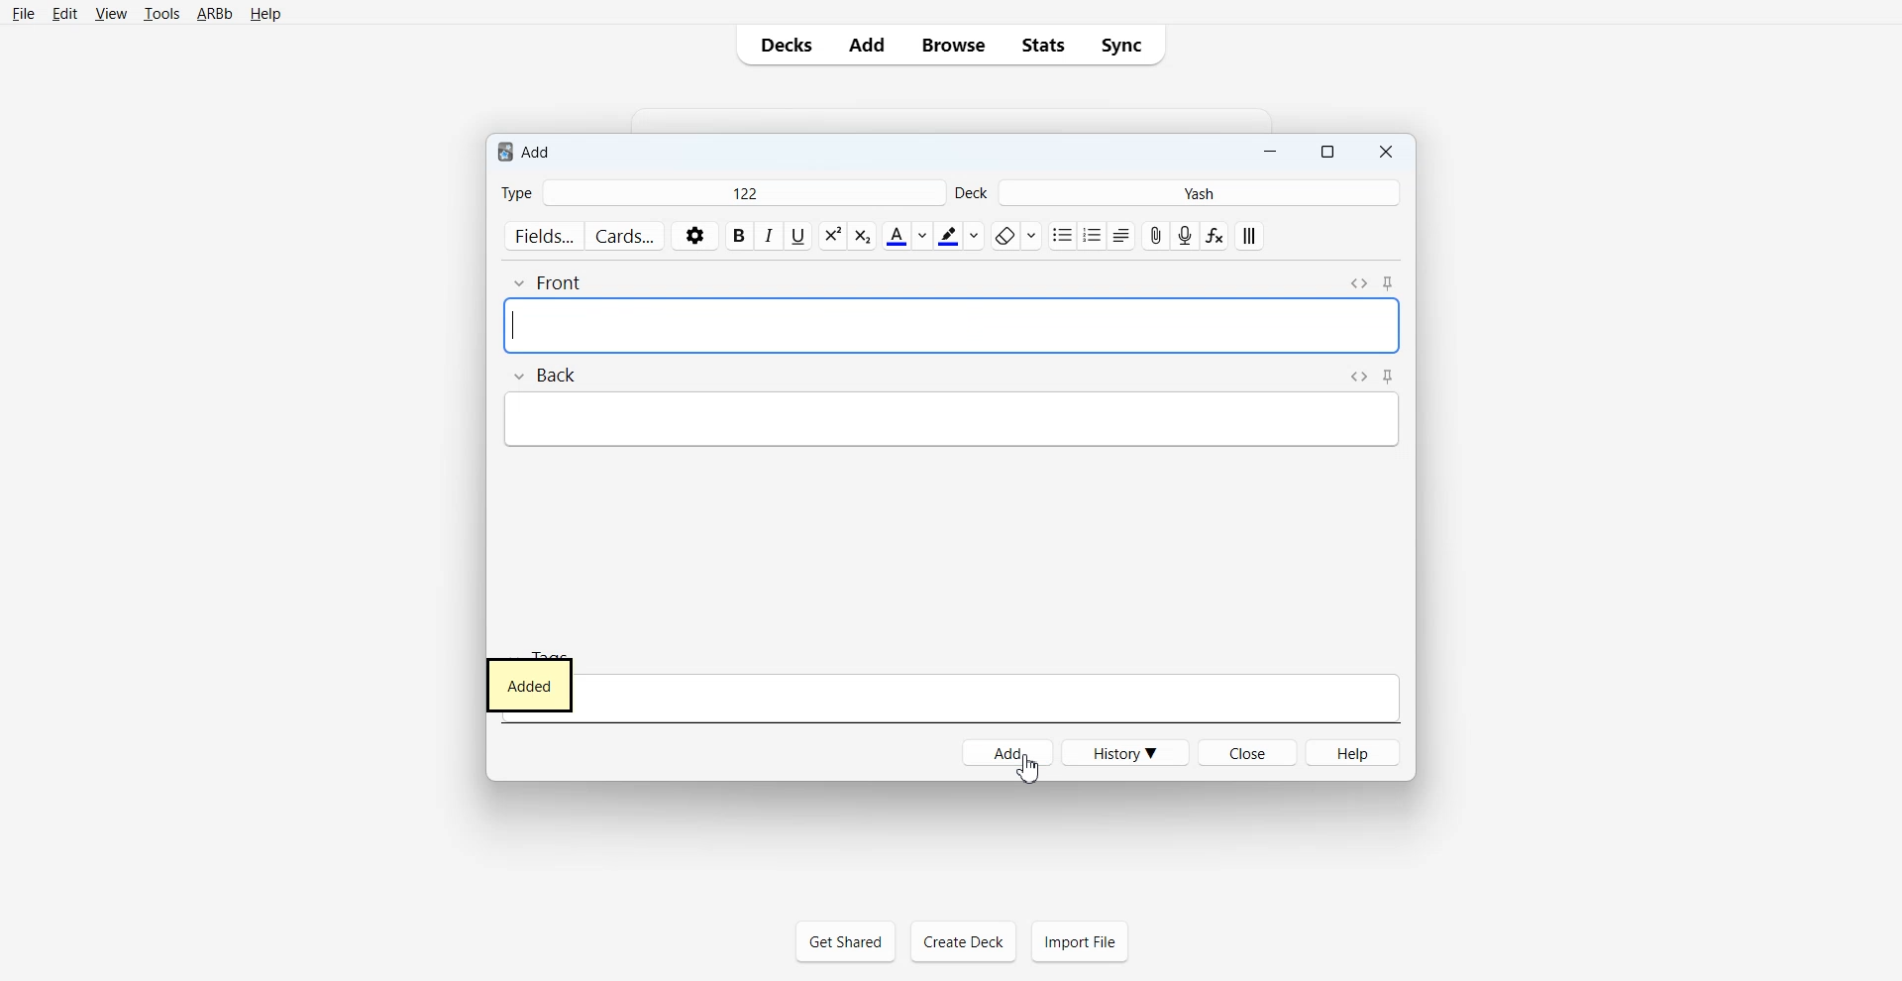 This screenshot has height=981, width=1902. I want to click on Text, so click(529, 685).